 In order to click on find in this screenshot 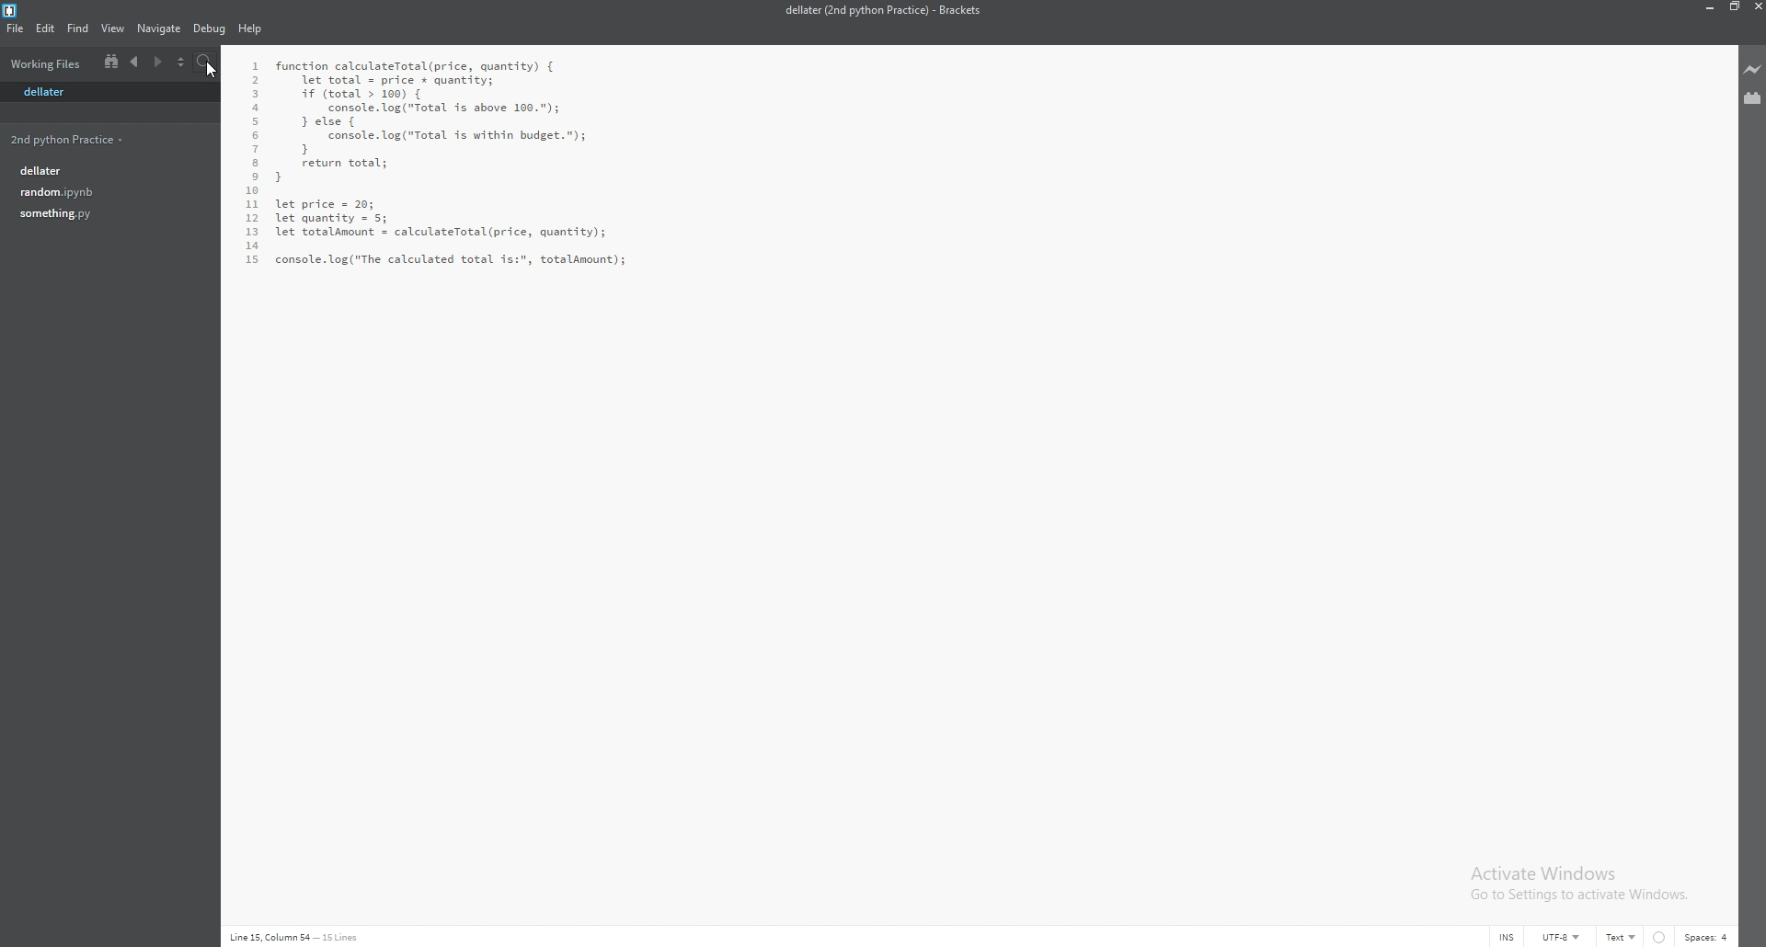, I will do `click(76, 29)`.